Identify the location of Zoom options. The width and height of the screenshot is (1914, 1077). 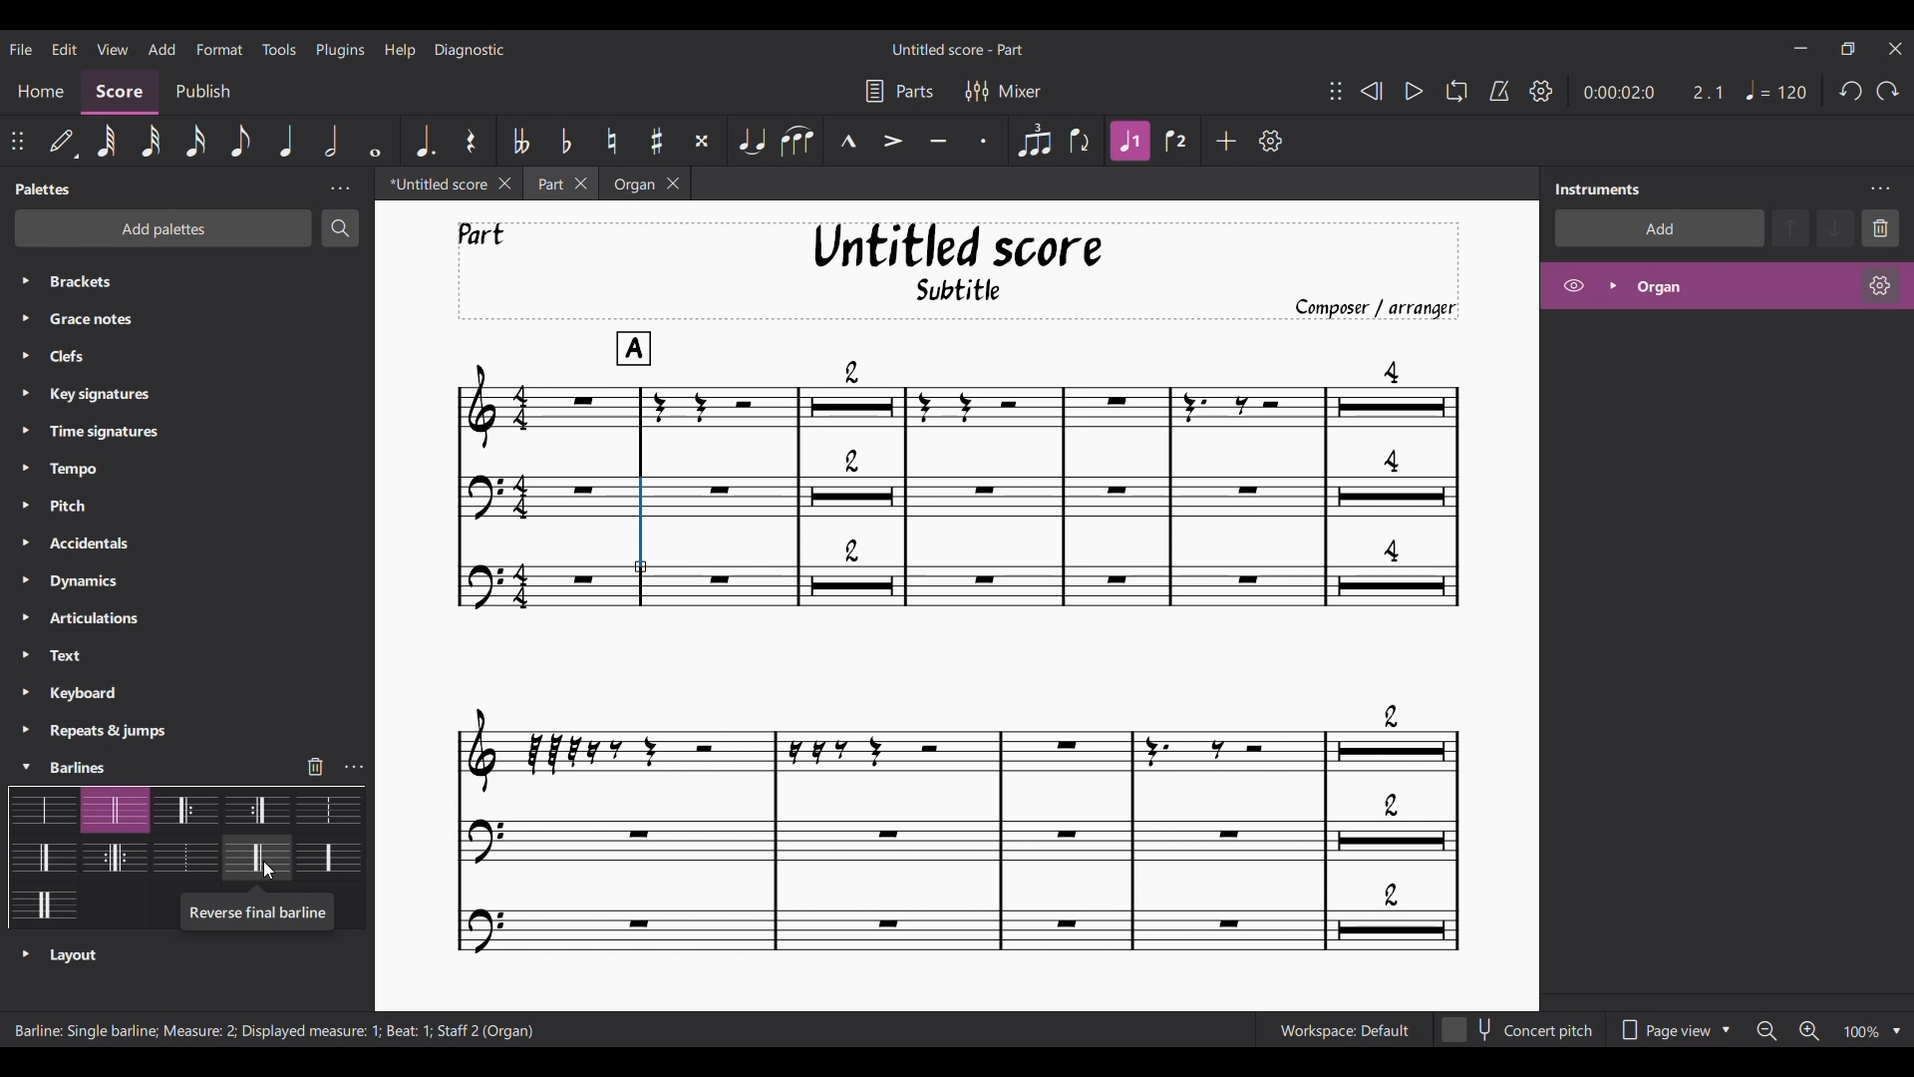
(1895, 1030).